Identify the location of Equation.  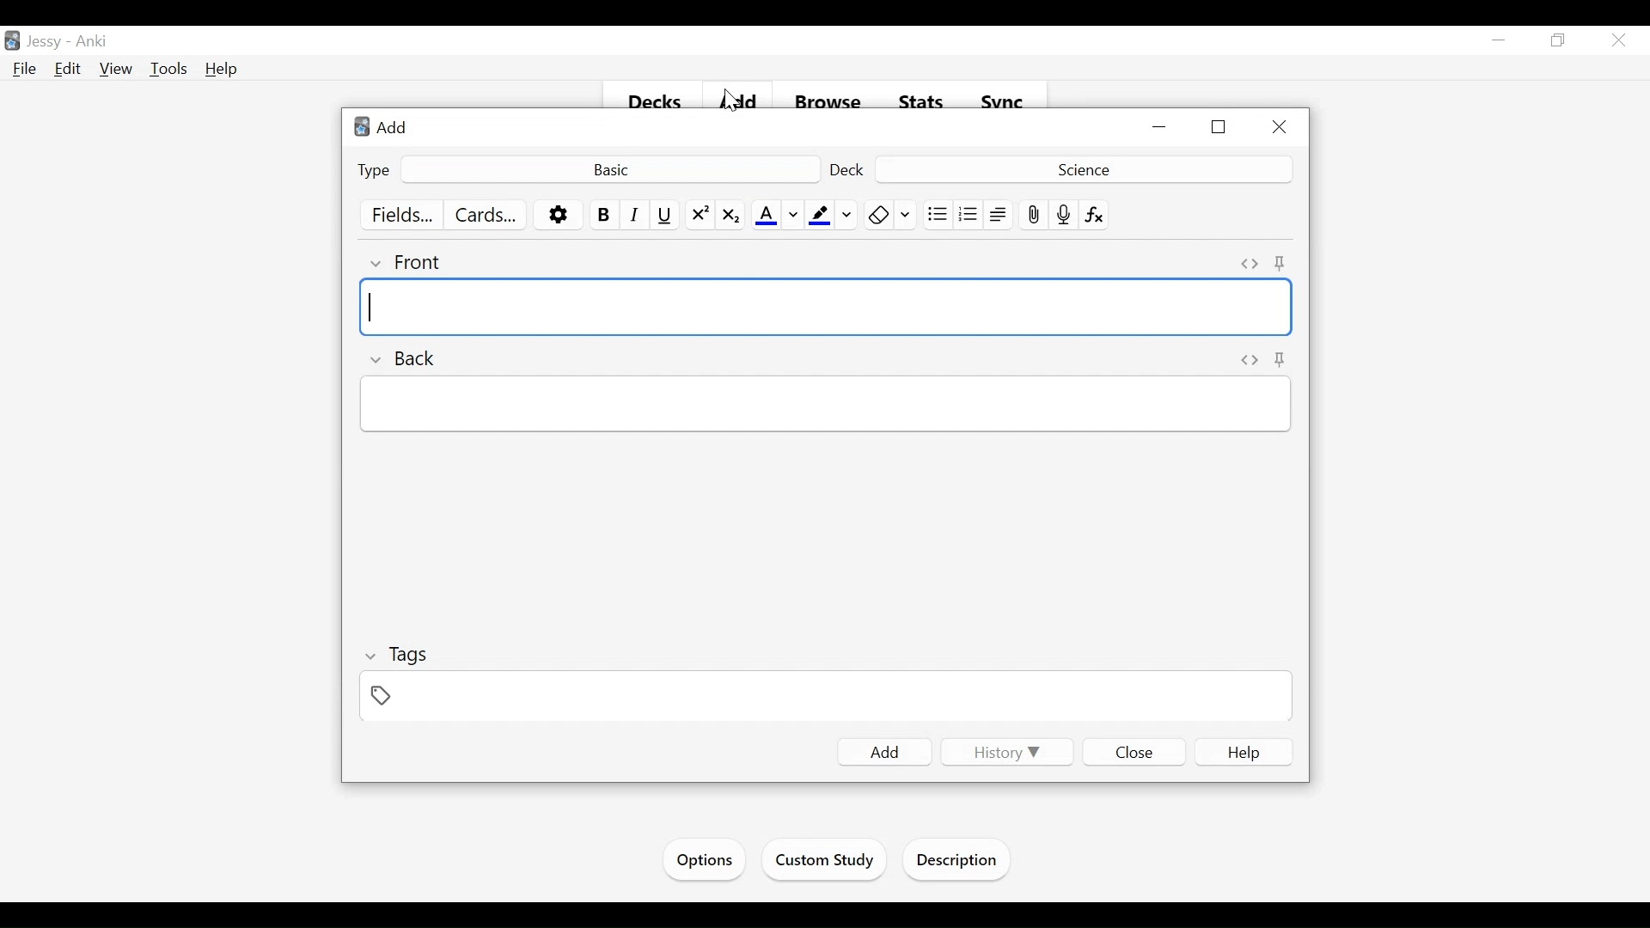
(1095, 215).